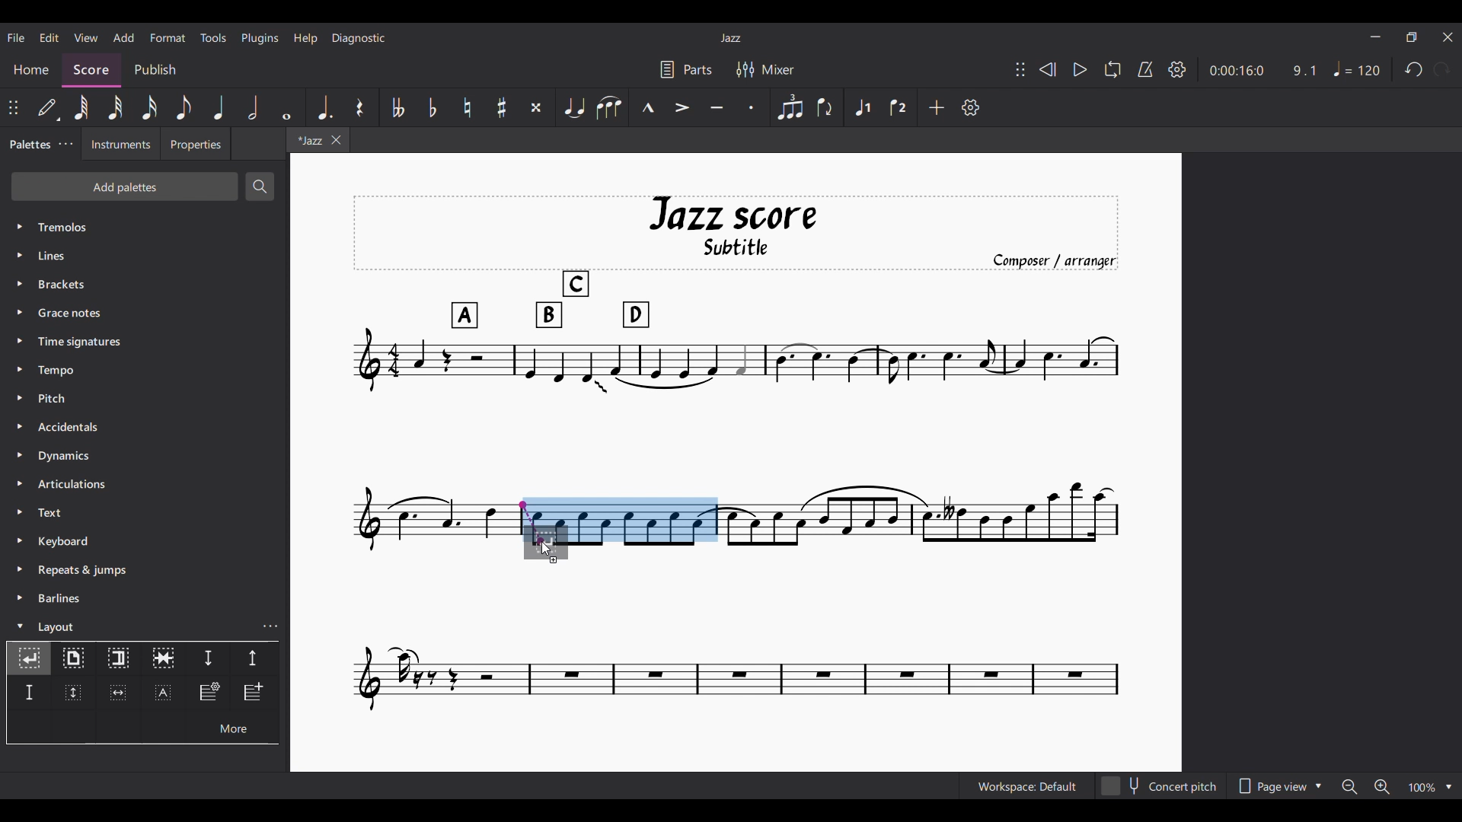 This screenshot has width=1462, height=822. Describe the element at coordinates (736, 345) in the screenshot. I see `Current score` at that location.